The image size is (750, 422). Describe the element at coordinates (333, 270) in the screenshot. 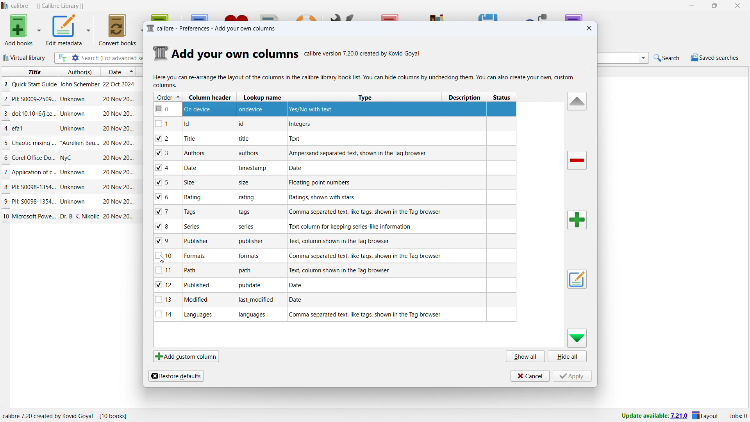

I see `1 Path path Text, column shown in the Tag browser` at that location.